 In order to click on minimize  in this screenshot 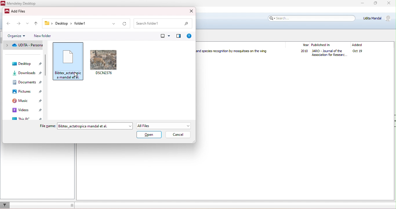, I will do `click(362, 3)`.